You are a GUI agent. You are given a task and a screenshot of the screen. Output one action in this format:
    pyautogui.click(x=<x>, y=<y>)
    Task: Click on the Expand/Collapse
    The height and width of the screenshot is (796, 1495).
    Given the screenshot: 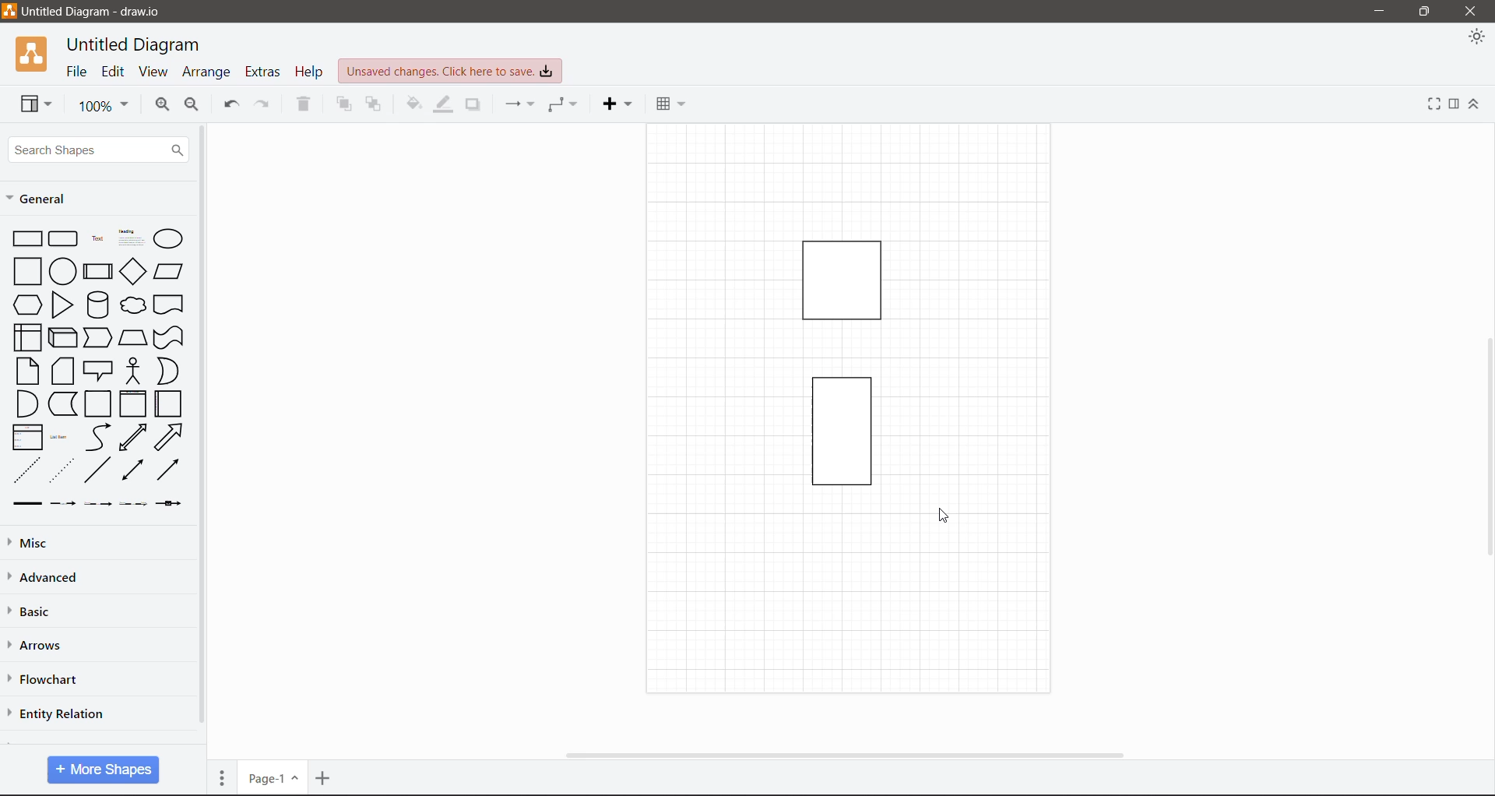 What is the action you would take?
    pyautogui.click(x=1476, y=104)
    